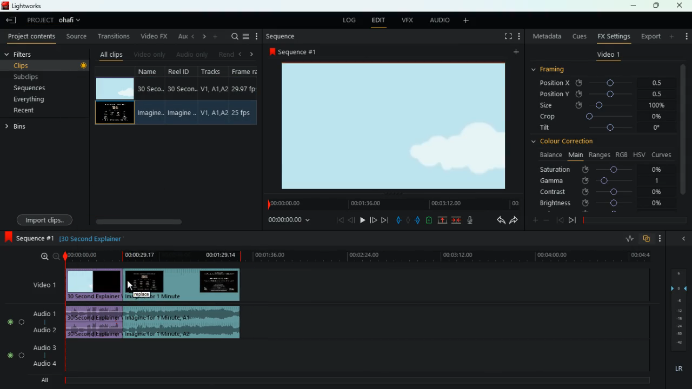 This screenshot has width=692, height=389. I want to click on menu, so click(246, 36).